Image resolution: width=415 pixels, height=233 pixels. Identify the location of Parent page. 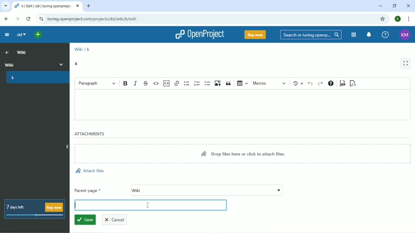
(179, 190).